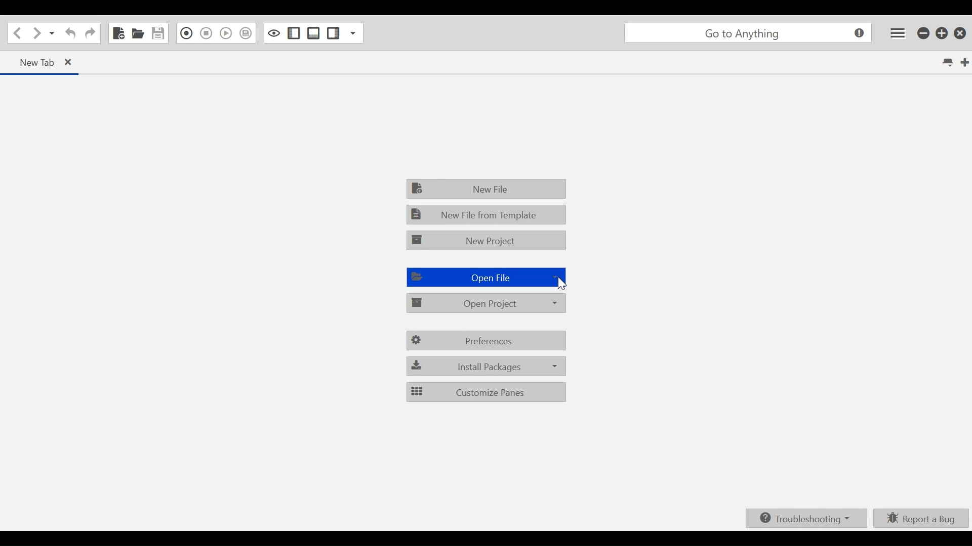  Describe the element at coordinates (117, 33) in the screenshot. I see `New File` at that location.